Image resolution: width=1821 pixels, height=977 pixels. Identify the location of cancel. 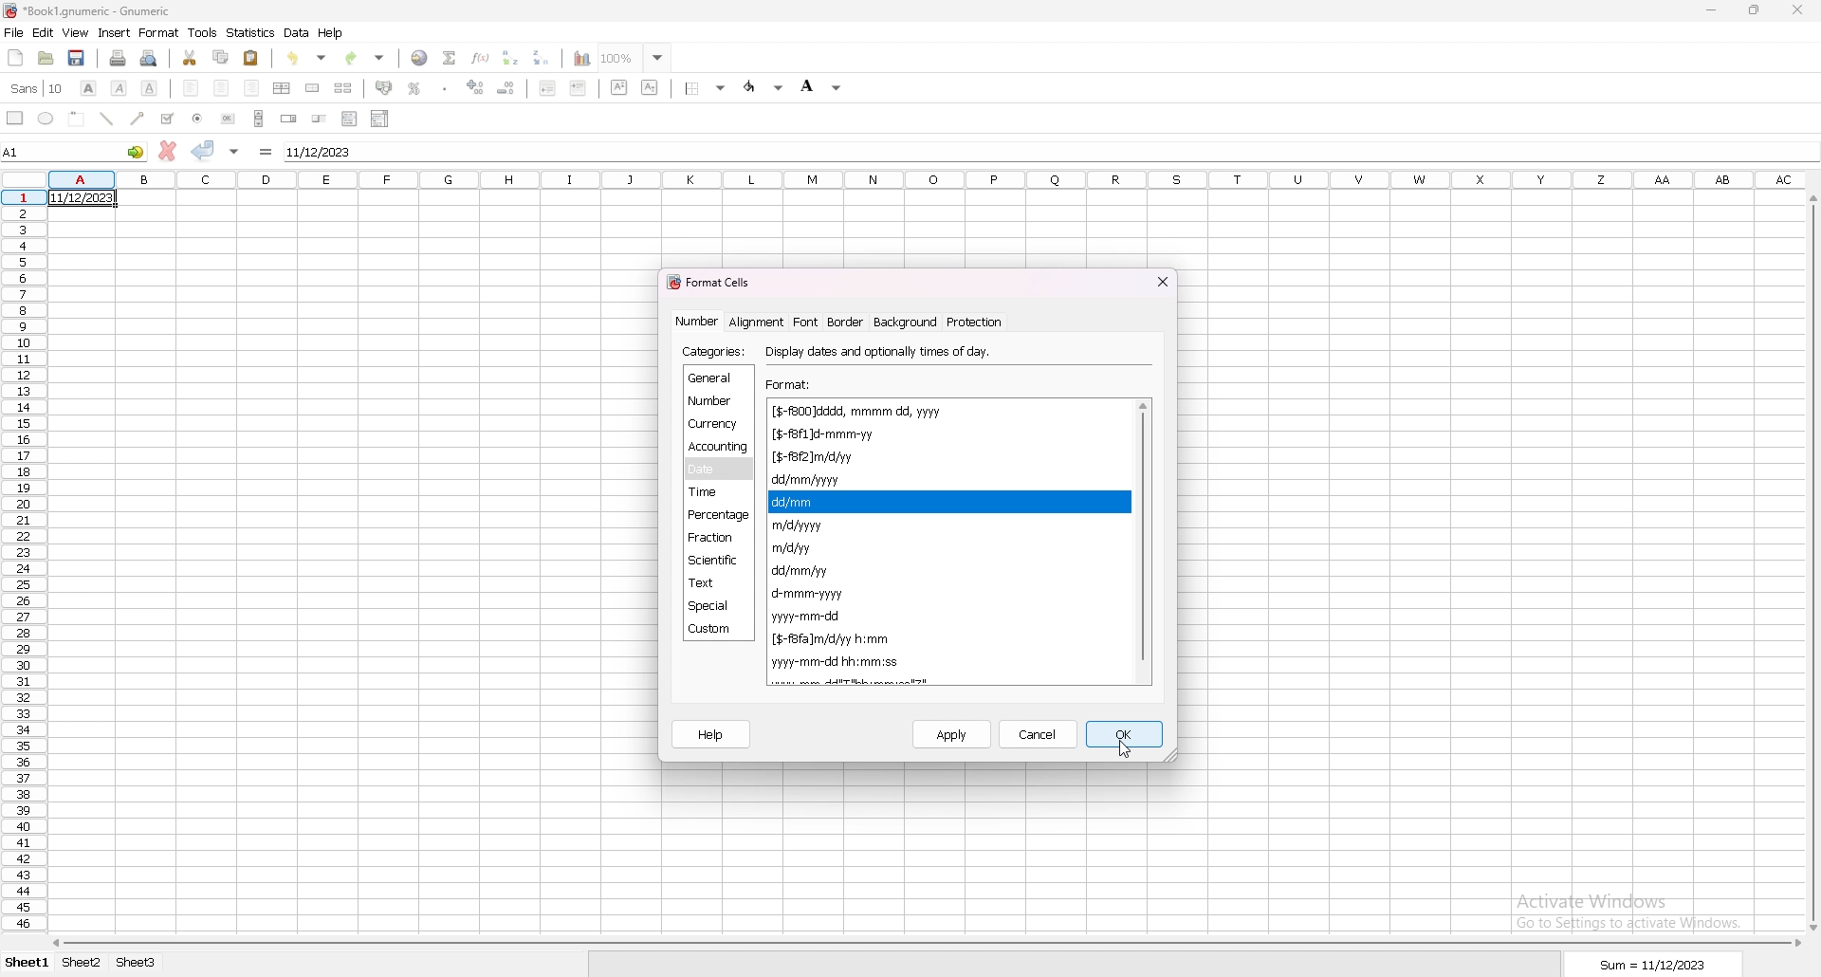
(1039, 734).